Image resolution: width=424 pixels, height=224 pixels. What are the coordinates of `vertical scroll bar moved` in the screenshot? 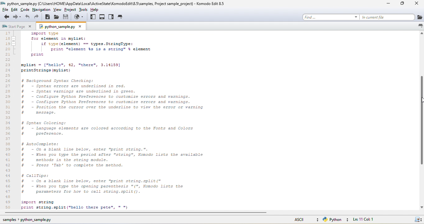 It's located at (421, 120).